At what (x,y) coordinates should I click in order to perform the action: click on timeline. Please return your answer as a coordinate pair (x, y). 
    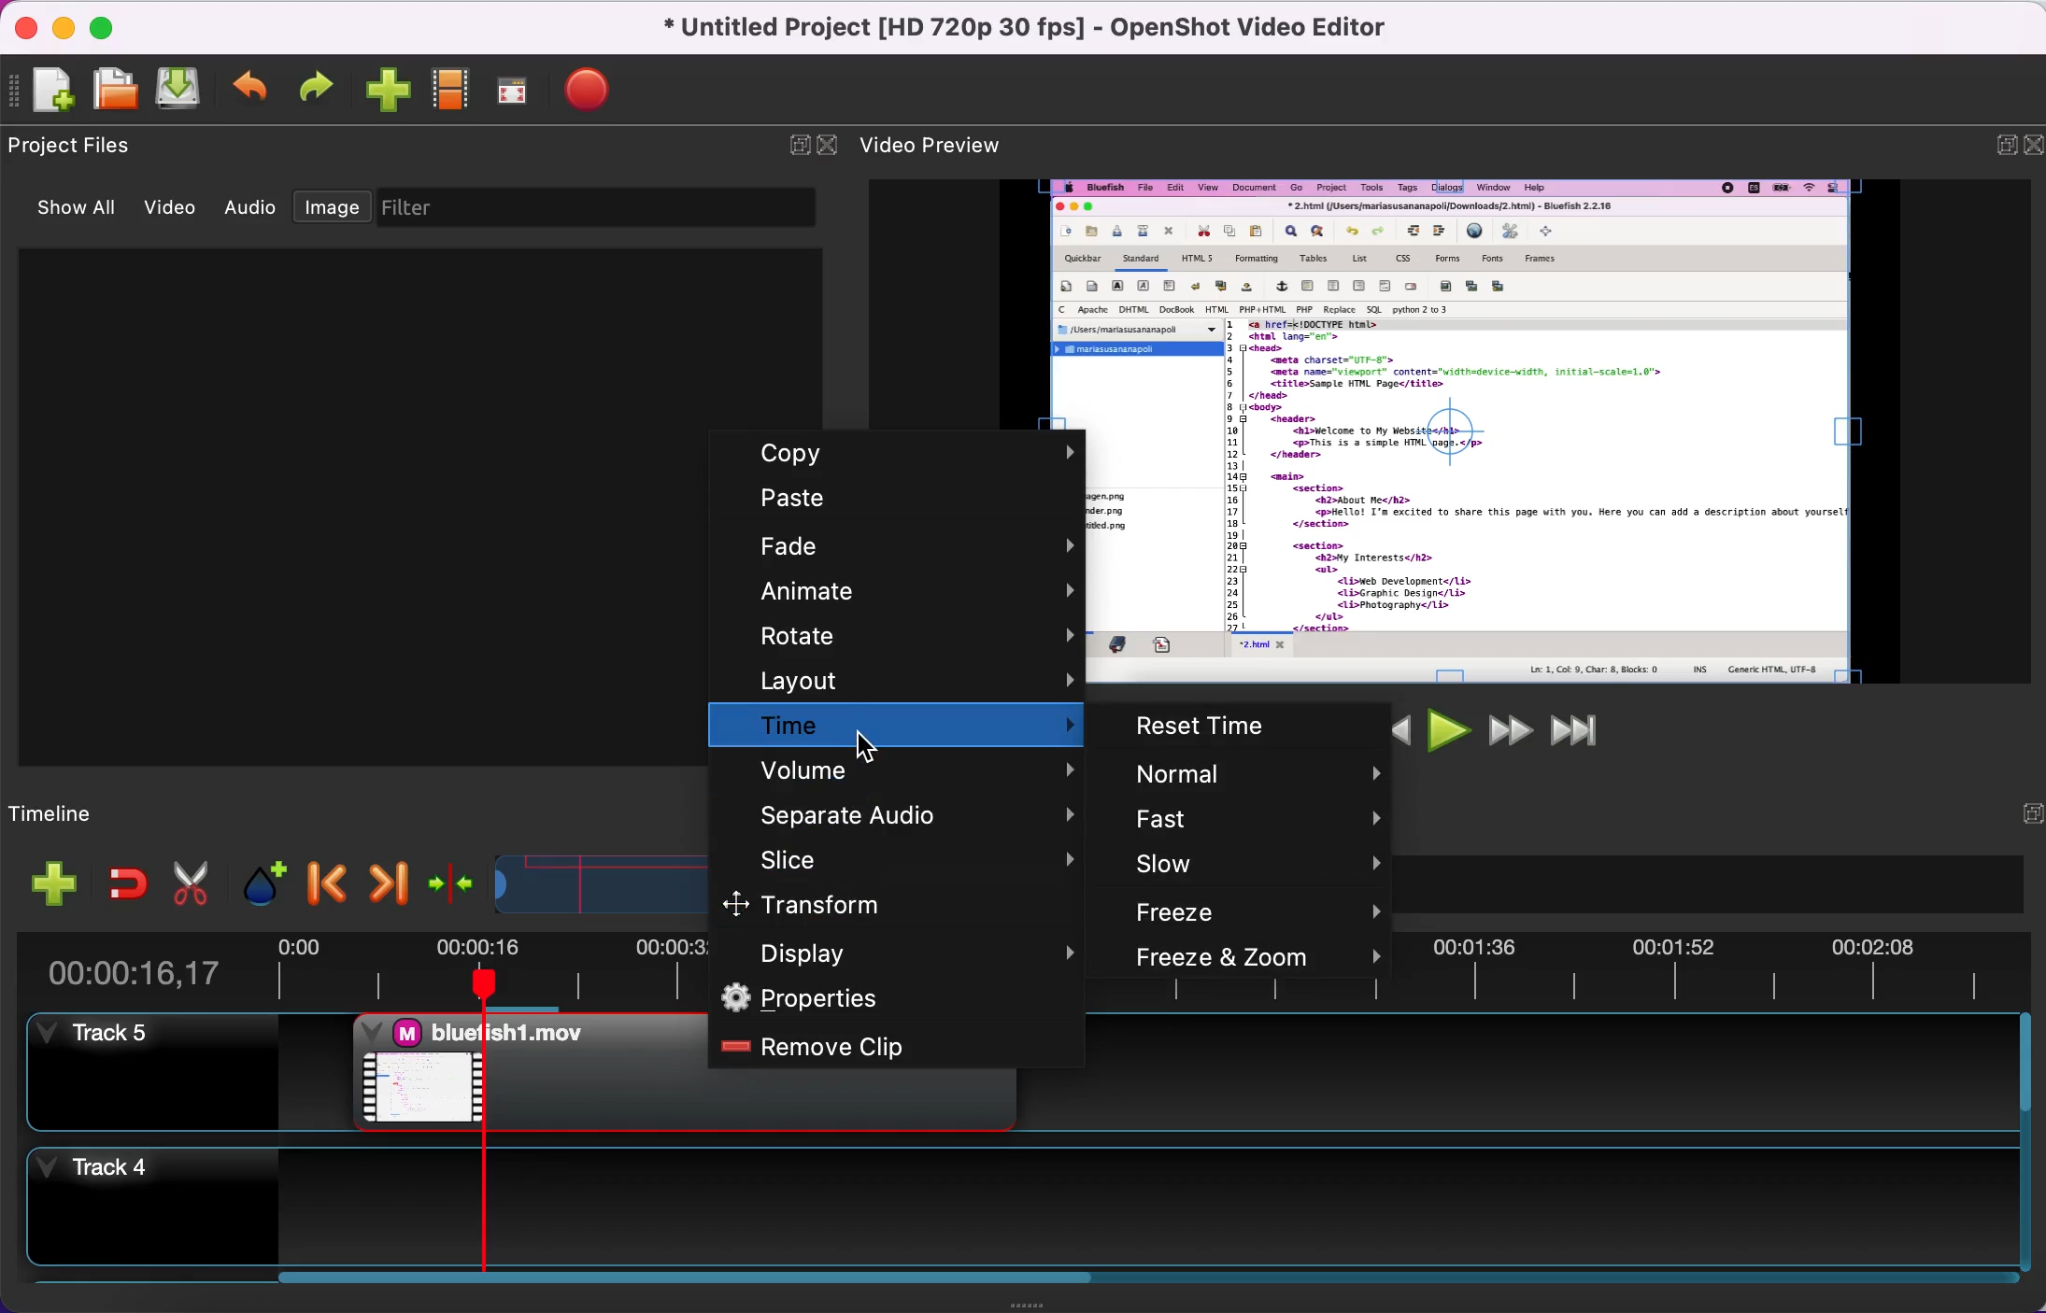
    Looking at the image, I should click on (107, 810).